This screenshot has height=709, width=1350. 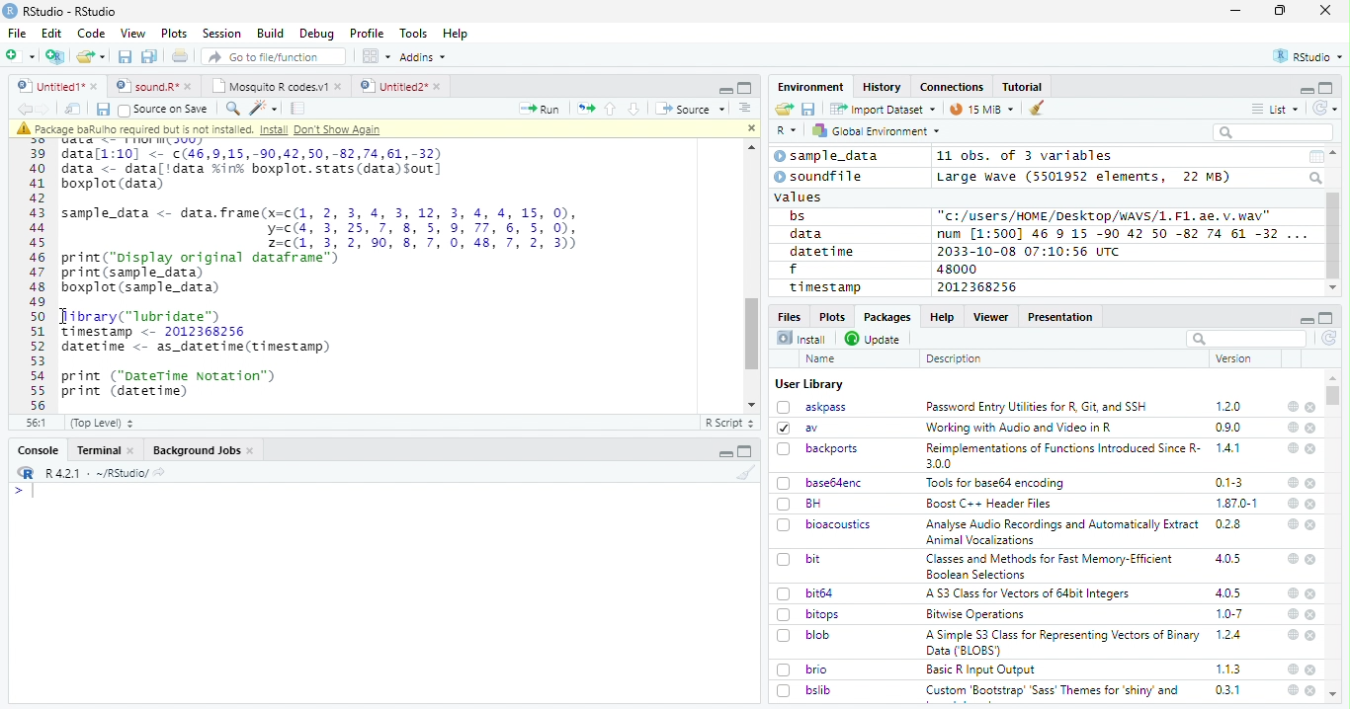 What do you see at coordinates (822, 359) in the screenshot?
I see `Name` at bounding box center [822, 359].